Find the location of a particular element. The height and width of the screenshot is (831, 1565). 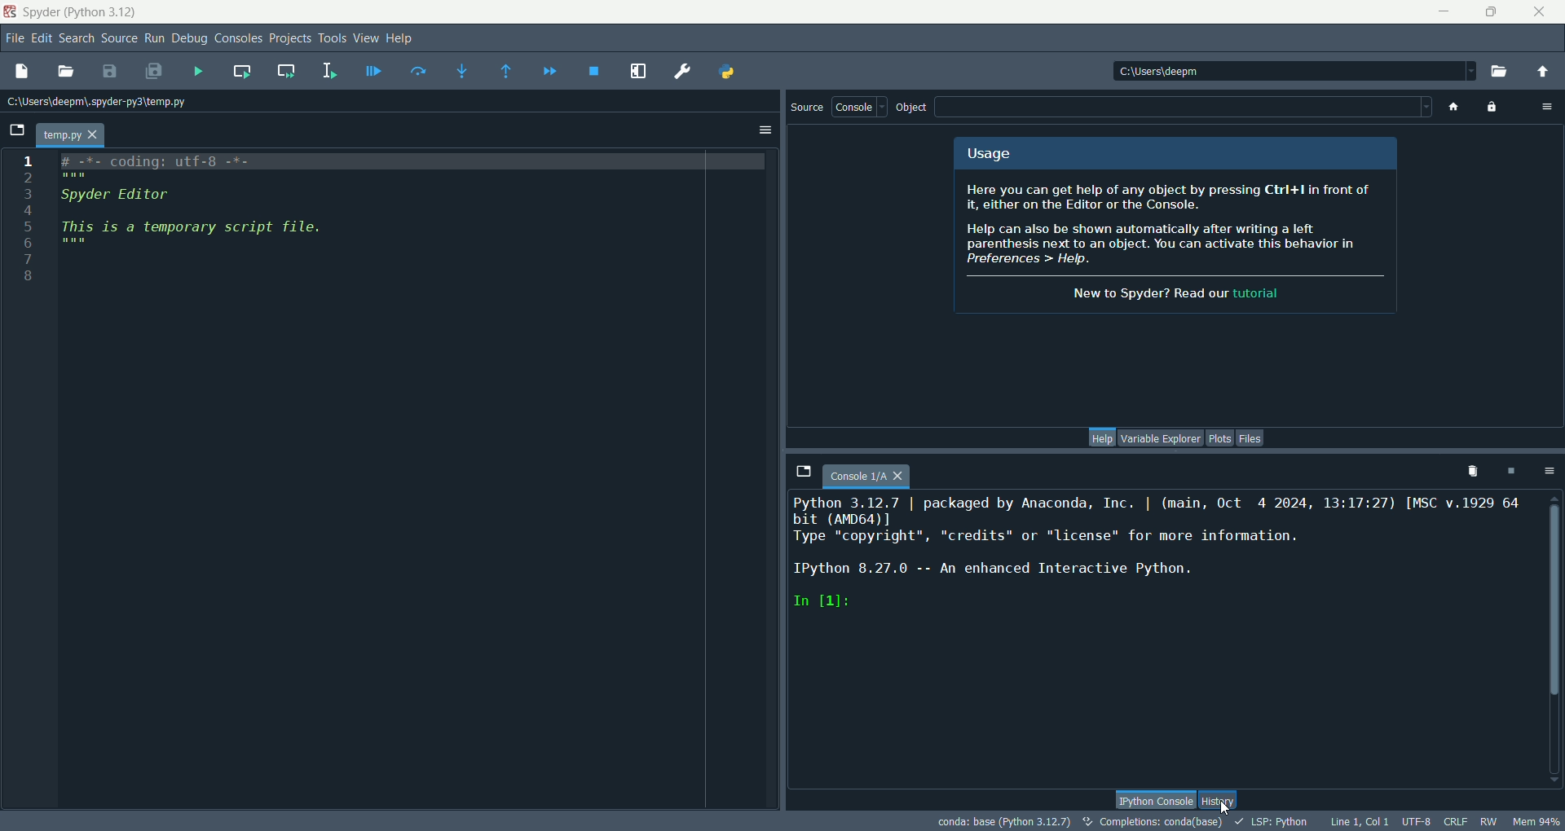

spyder is located at coordinates (82, 13).